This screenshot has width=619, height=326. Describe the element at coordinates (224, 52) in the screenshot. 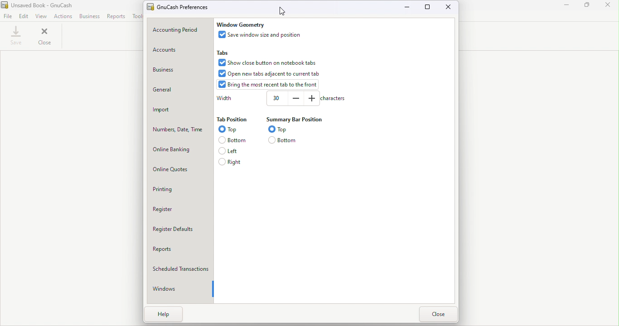

I see `Tabs` at that location.